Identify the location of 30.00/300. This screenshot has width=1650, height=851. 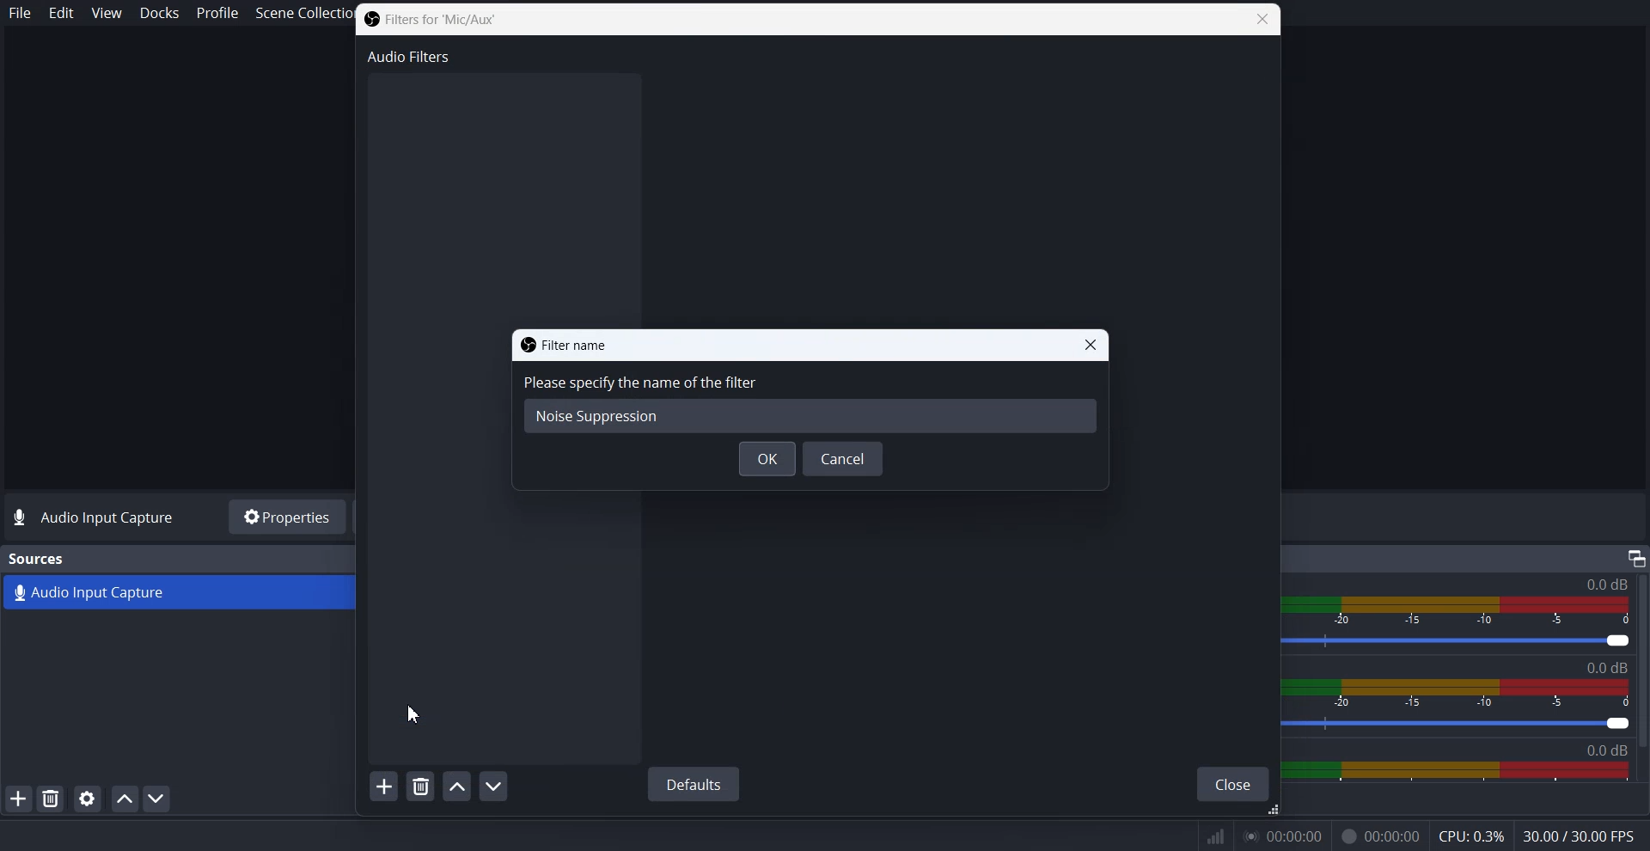
(1585, 837).